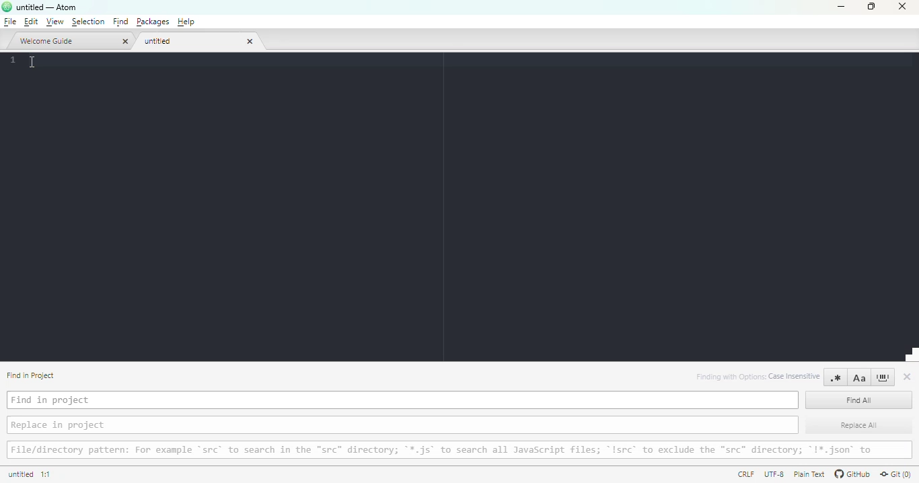  What do you see at coordinates (836, 377) in the screenshot?
I see `use regex` at bounding box center [836, 377].